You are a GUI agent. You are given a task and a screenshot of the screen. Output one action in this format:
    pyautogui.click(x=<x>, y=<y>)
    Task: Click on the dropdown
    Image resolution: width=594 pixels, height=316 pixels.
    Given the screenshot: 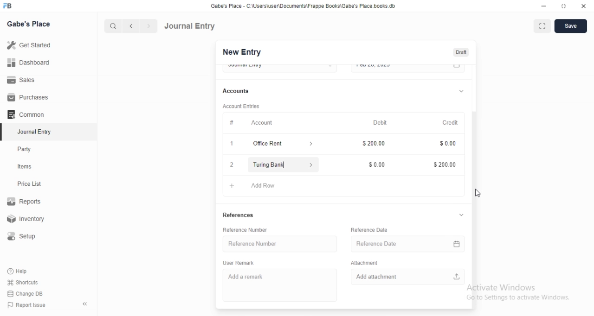 What is the action you would take?
    pyautogui.click(x=460, y=90)
    